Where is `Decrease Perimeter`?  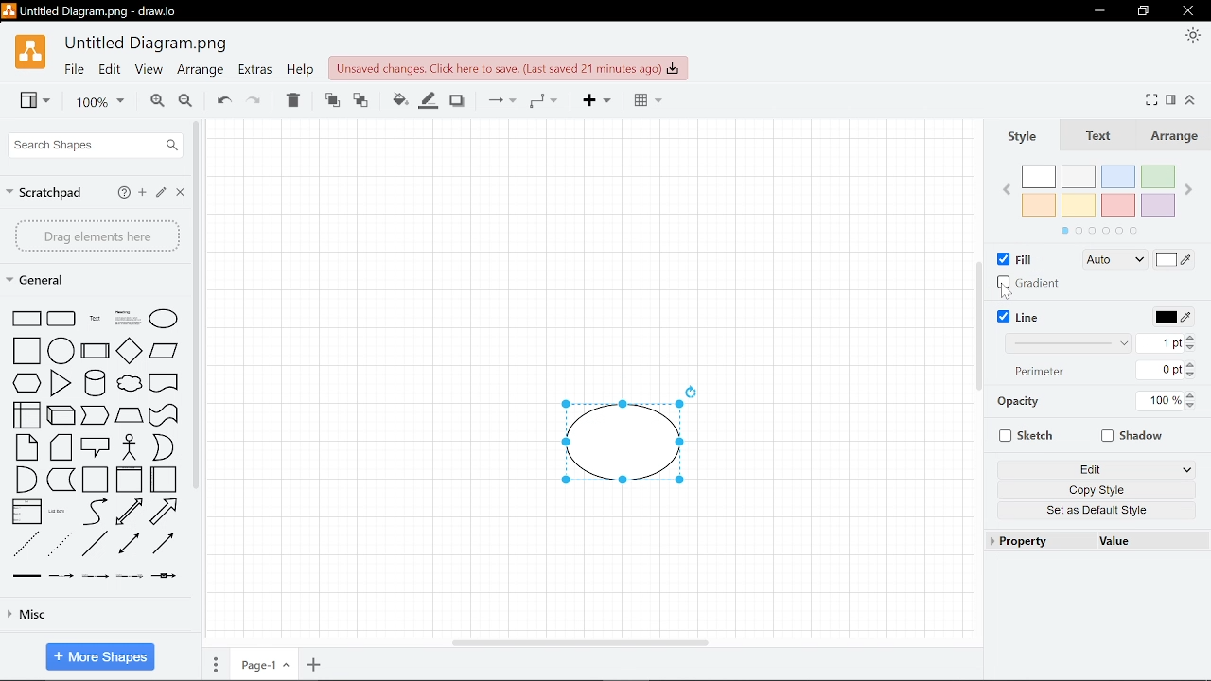
Decrease Perimeter is located at coordinates (1194, 375).